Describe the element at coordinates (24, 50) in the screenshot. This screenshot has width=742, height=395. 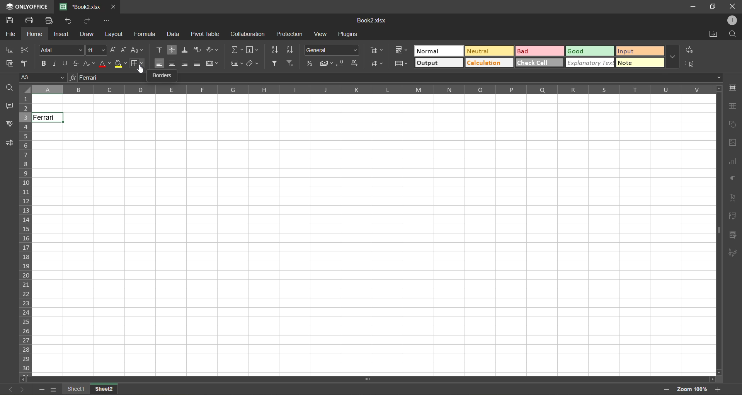
I see `cut` at that location.